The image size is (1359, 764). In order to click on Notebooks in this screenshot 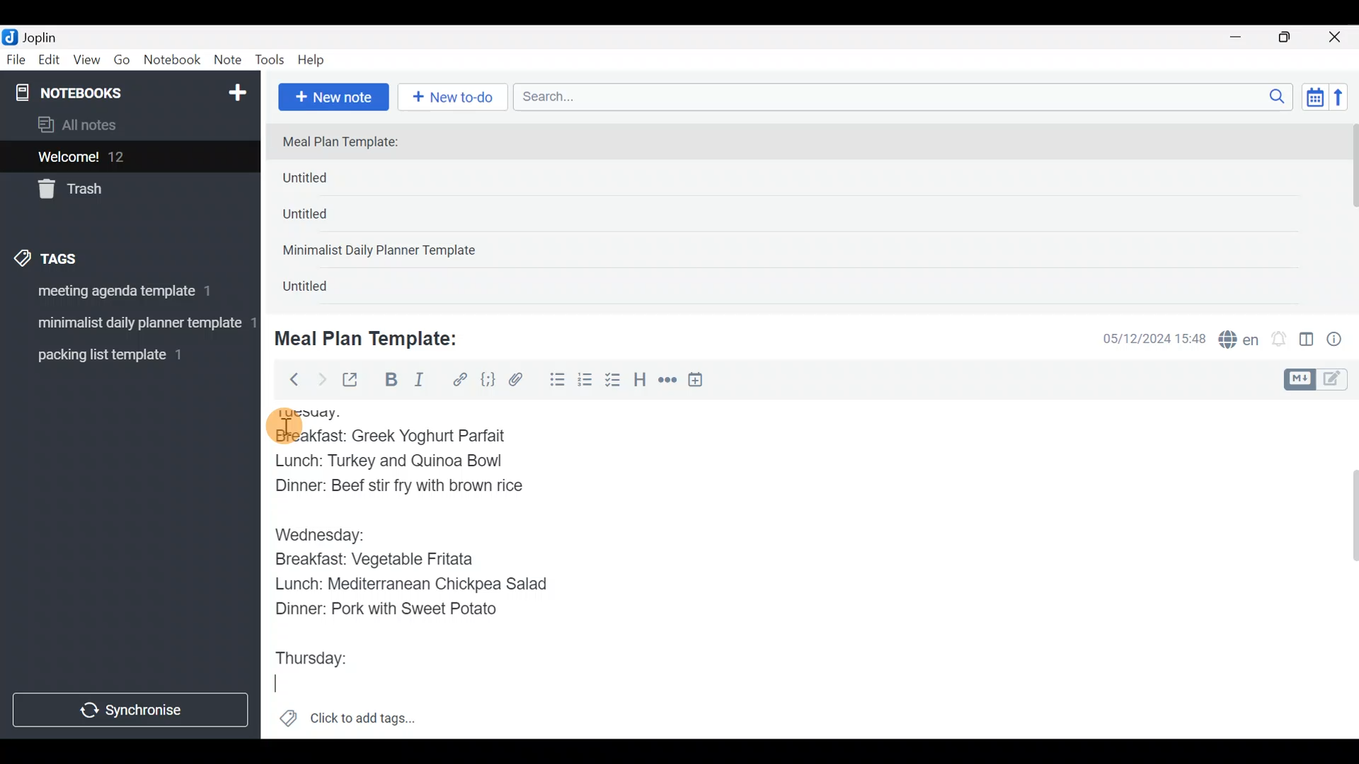, I will do `click(100, 92)`.